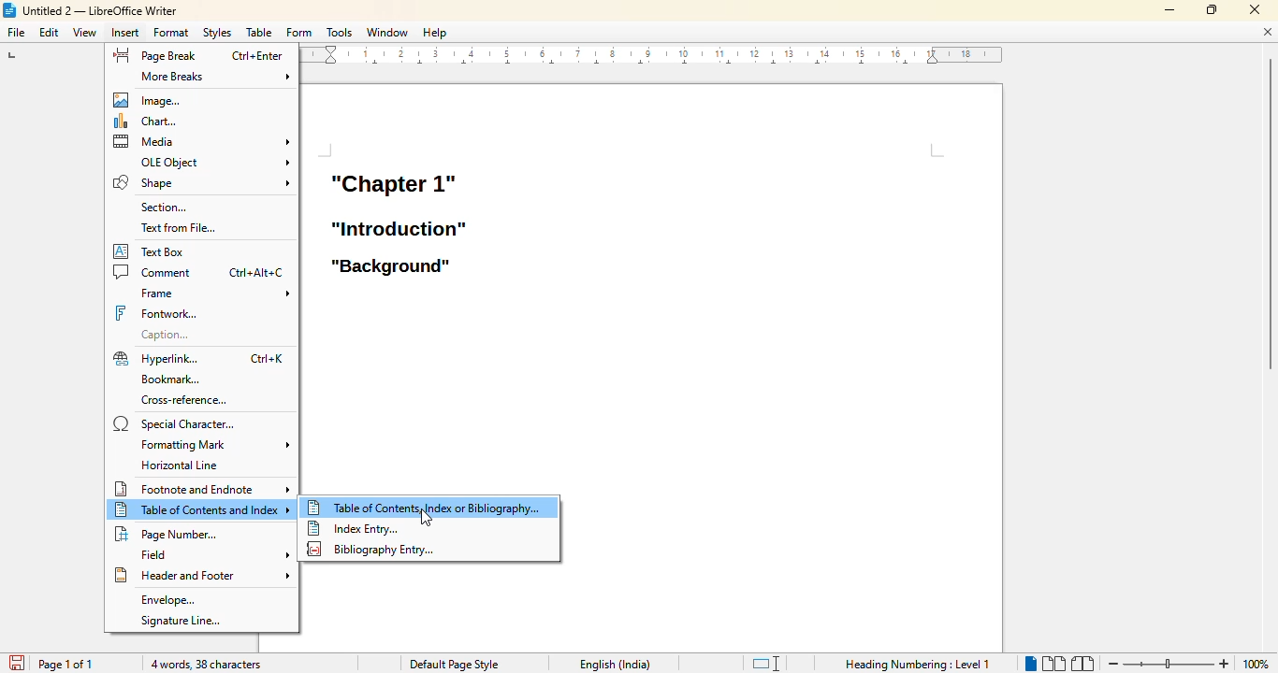 The width and height of the screenshot is (1278, 673). What do you see at coordinates (151, 251) in the screenshot?
I see `text box` at bounding box center [151, 251].